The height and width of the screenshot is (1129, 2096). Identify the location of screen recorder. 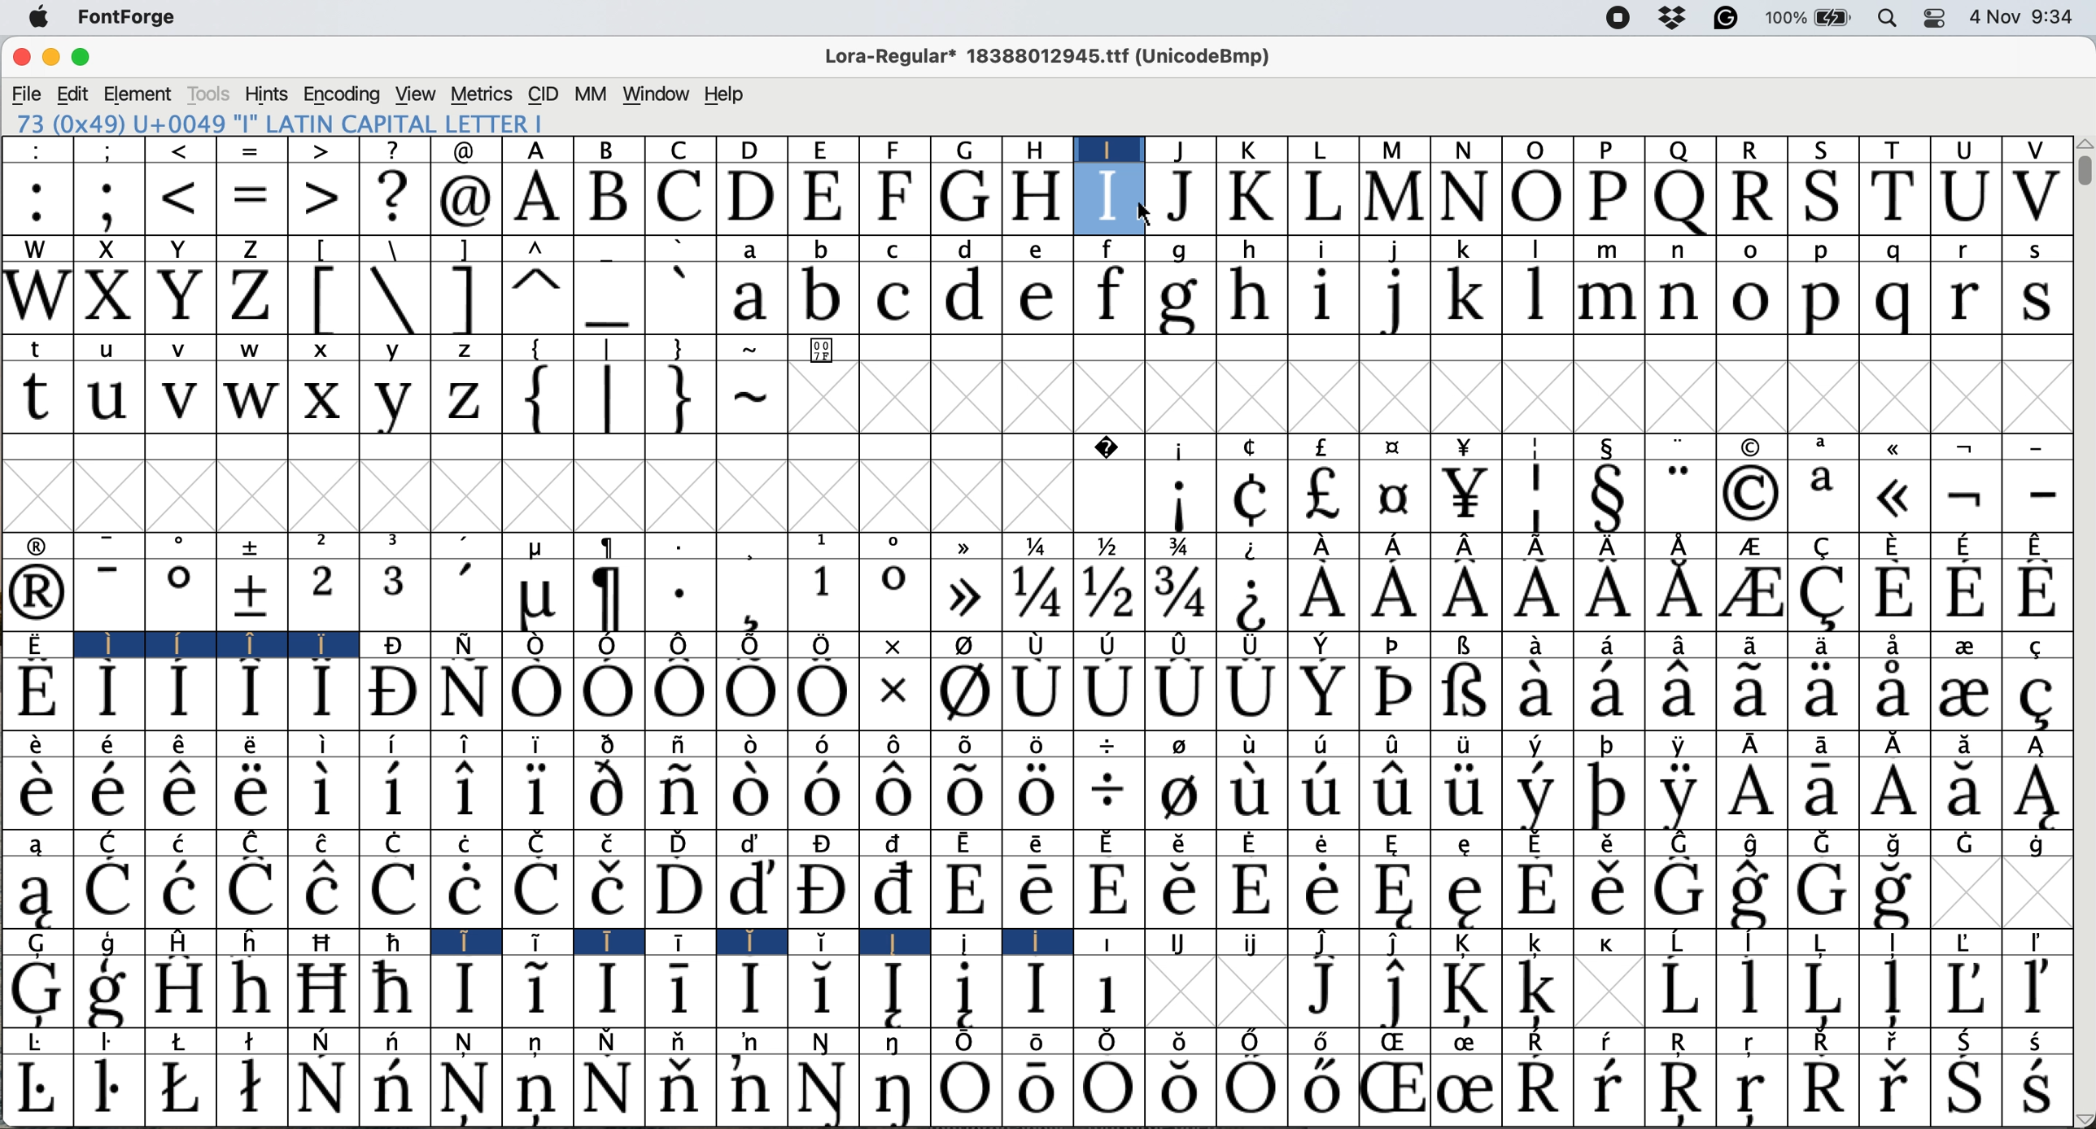
(1617, 20).